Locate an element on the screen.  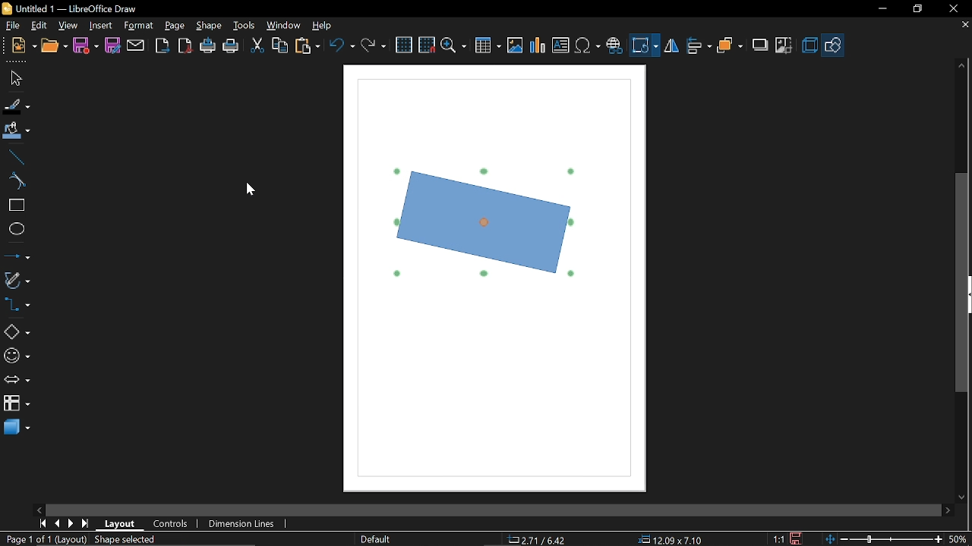
go to last page is located at coordinates (87, 524).